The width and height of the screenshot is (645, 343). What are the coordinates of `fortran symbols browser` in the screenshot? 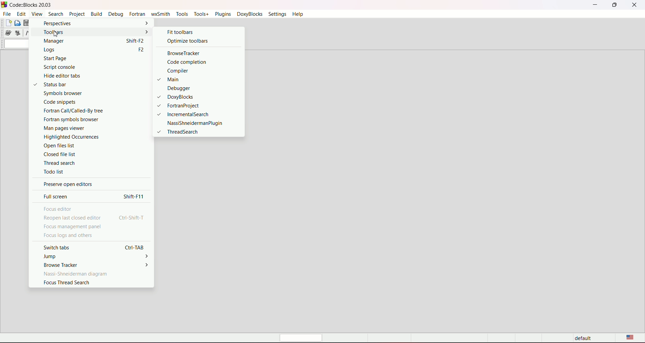 It's located at (86, 119).